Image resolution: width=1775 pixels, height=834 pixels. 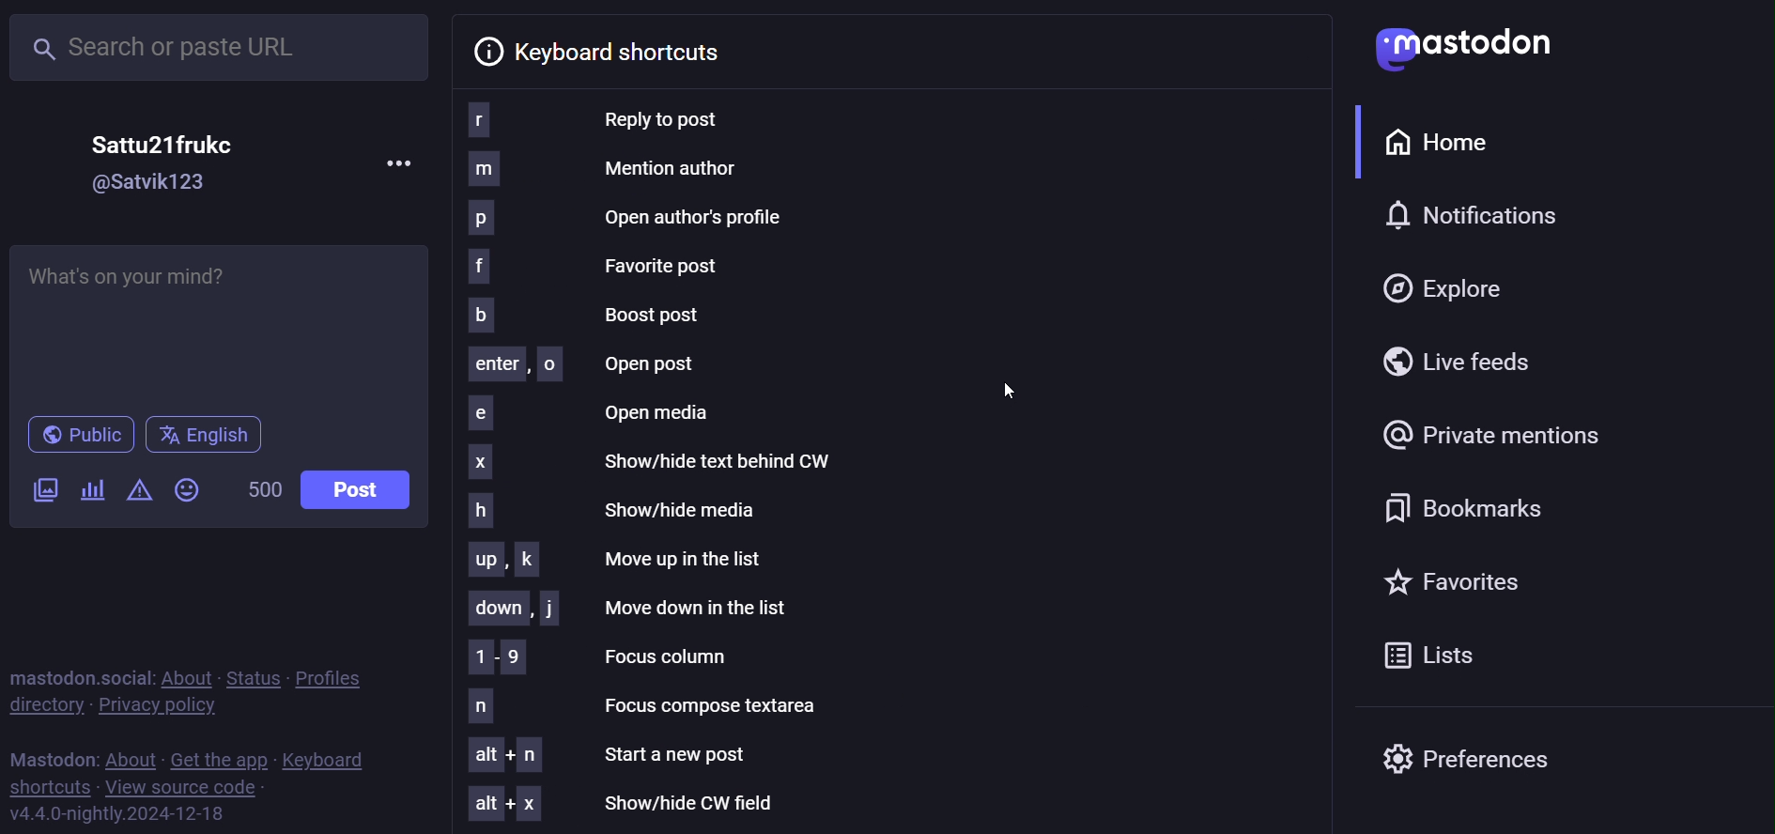 I want to click on poll, so click(x=92, y=487).